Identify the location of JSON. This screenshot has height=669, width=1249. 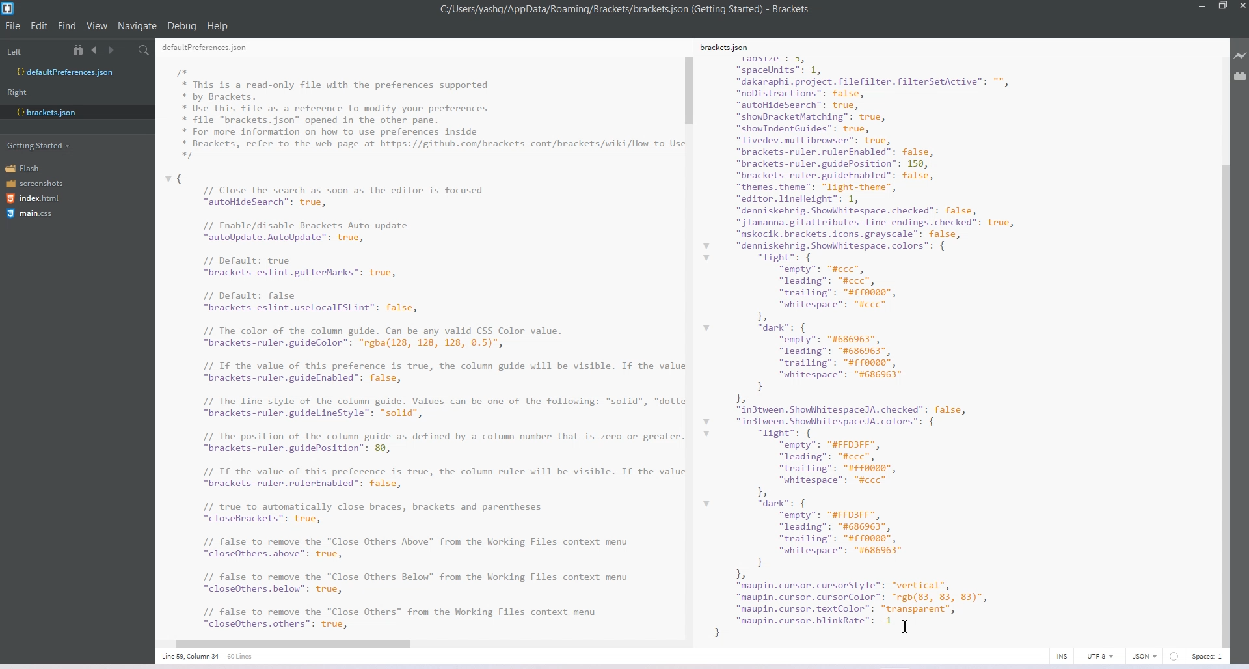
(1146, 656).